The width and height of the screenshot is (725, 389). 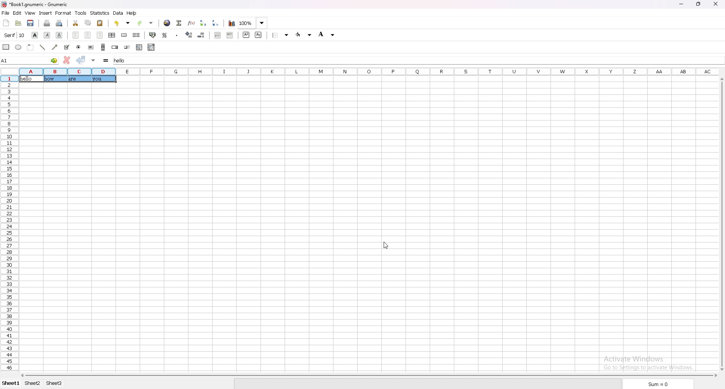 What do you see at coordinates (78, 47) in the screenshot?
I see `radio button` at bounding box center [78, 47].